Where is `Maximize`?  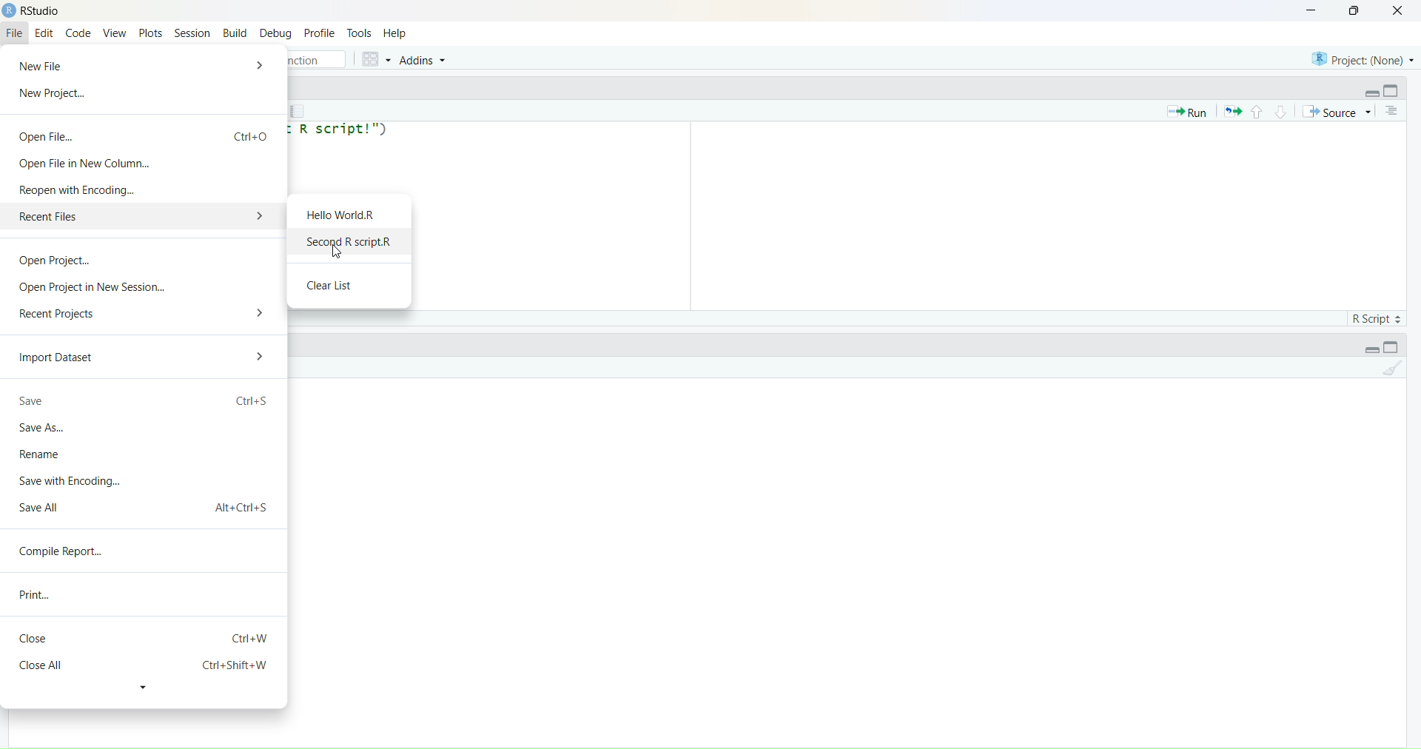
Maximize is located at coordinates (1357, 10).